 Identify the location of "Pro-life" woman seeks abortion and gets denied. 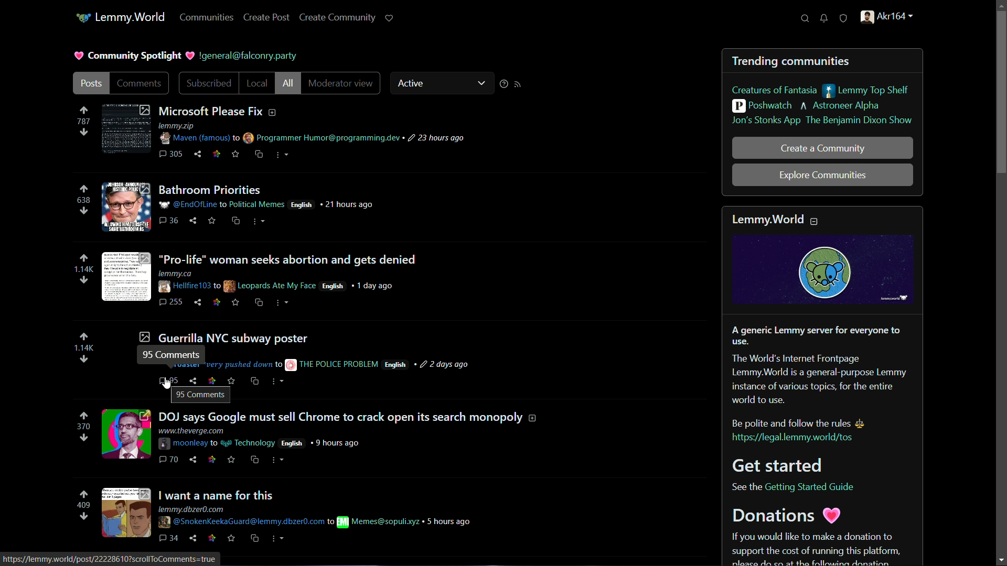
(290, 259).